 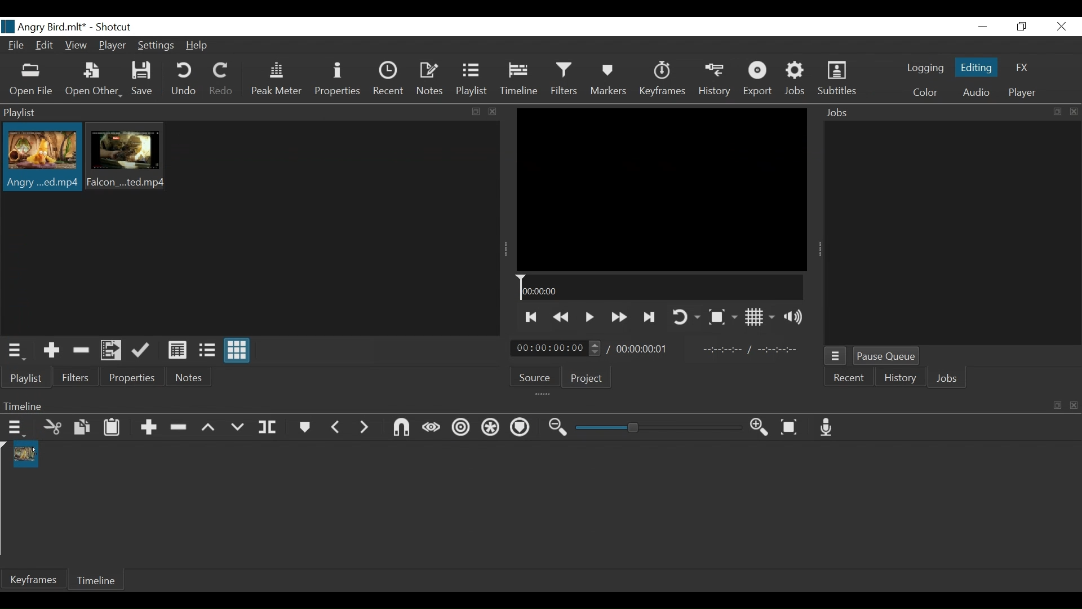 What do you see at coordinates (1022, 92) in the screenshot?
I see `Player` at bounding box center [1022, 92].